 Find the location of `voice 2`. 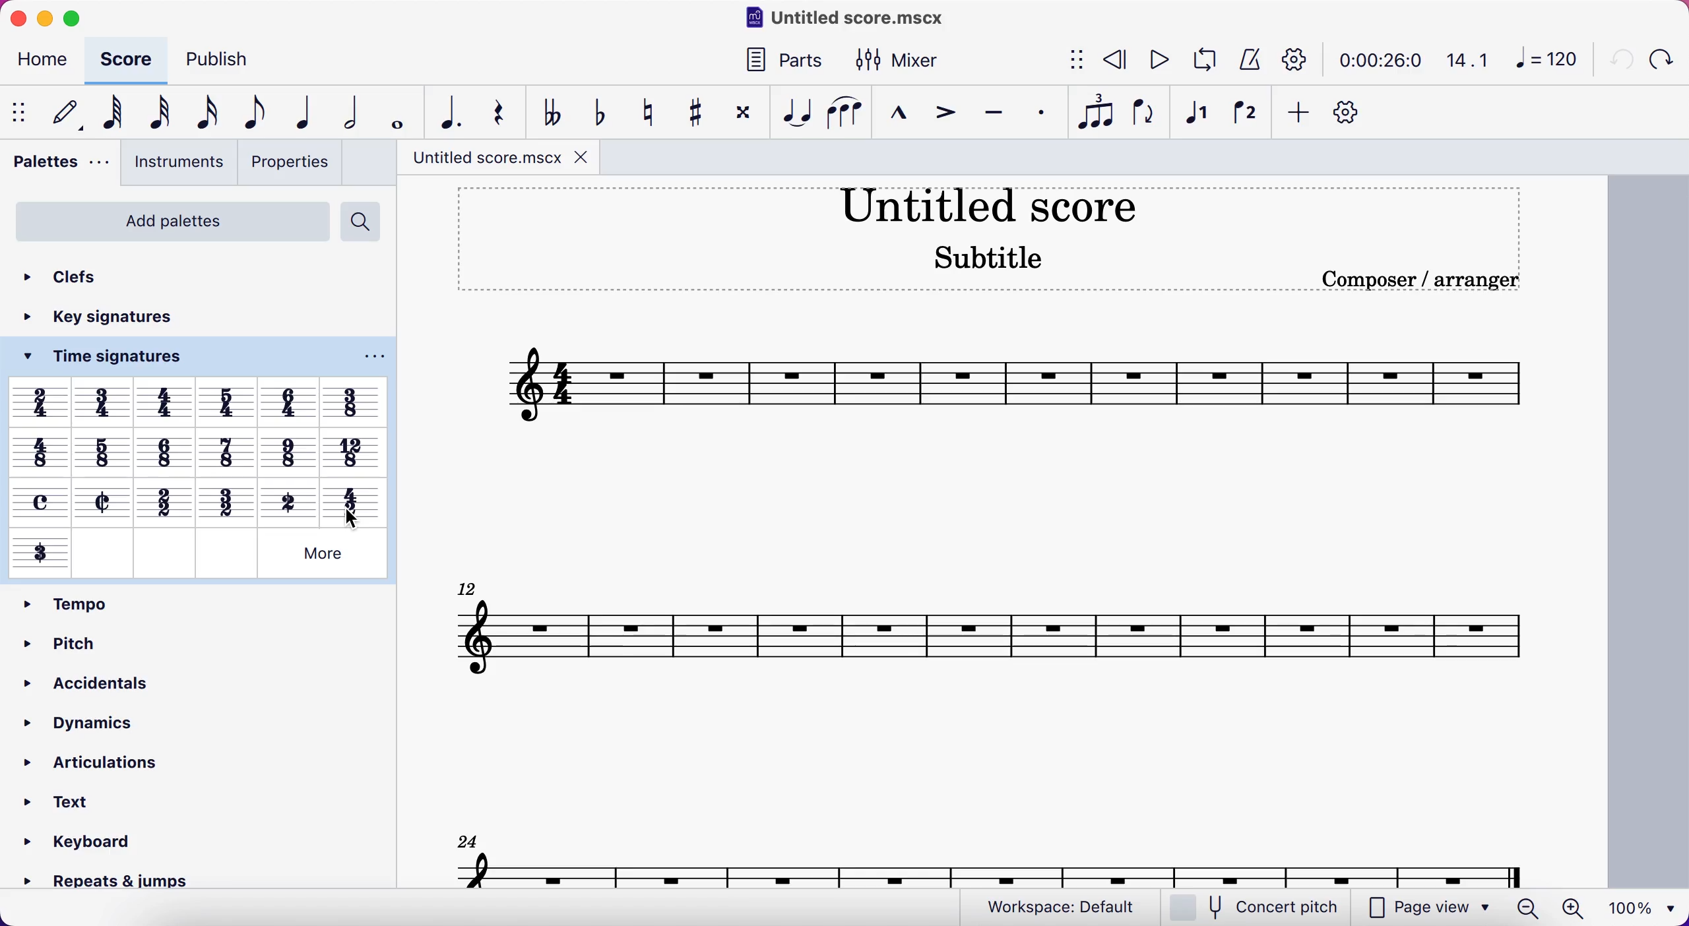

voice 2 is located at coordinates (1242, 111).